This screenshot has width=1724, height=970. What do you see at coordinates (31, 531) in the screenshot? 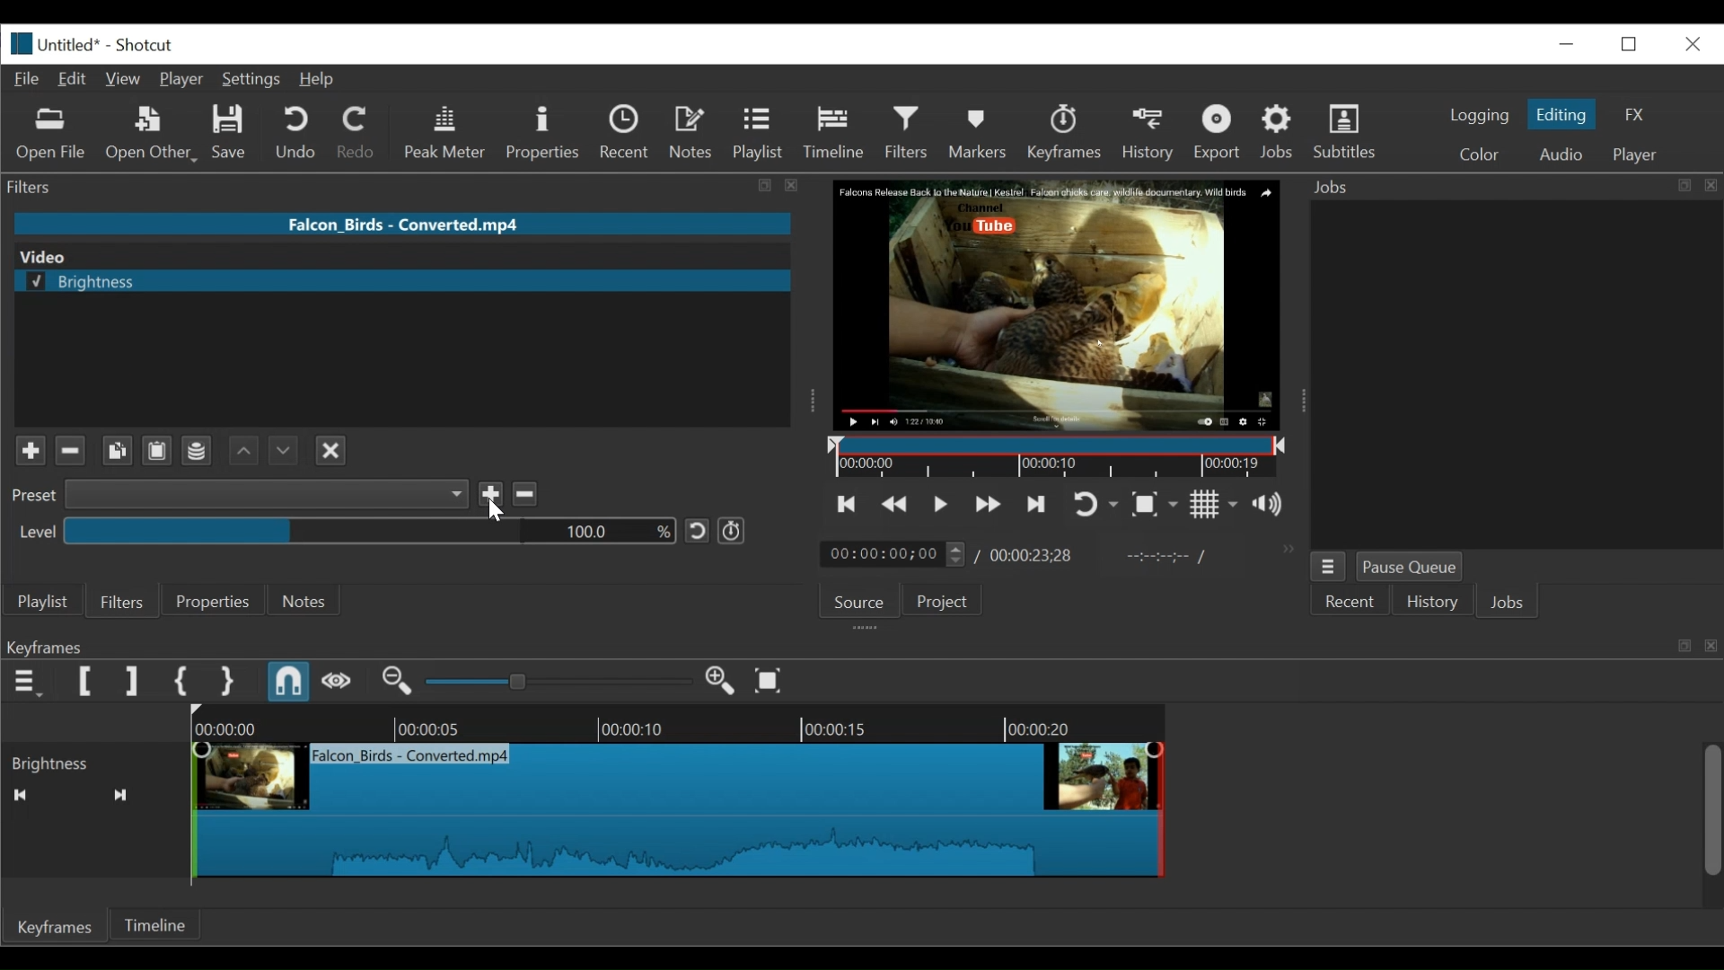
I see `level` at bounding box center [31, 531].